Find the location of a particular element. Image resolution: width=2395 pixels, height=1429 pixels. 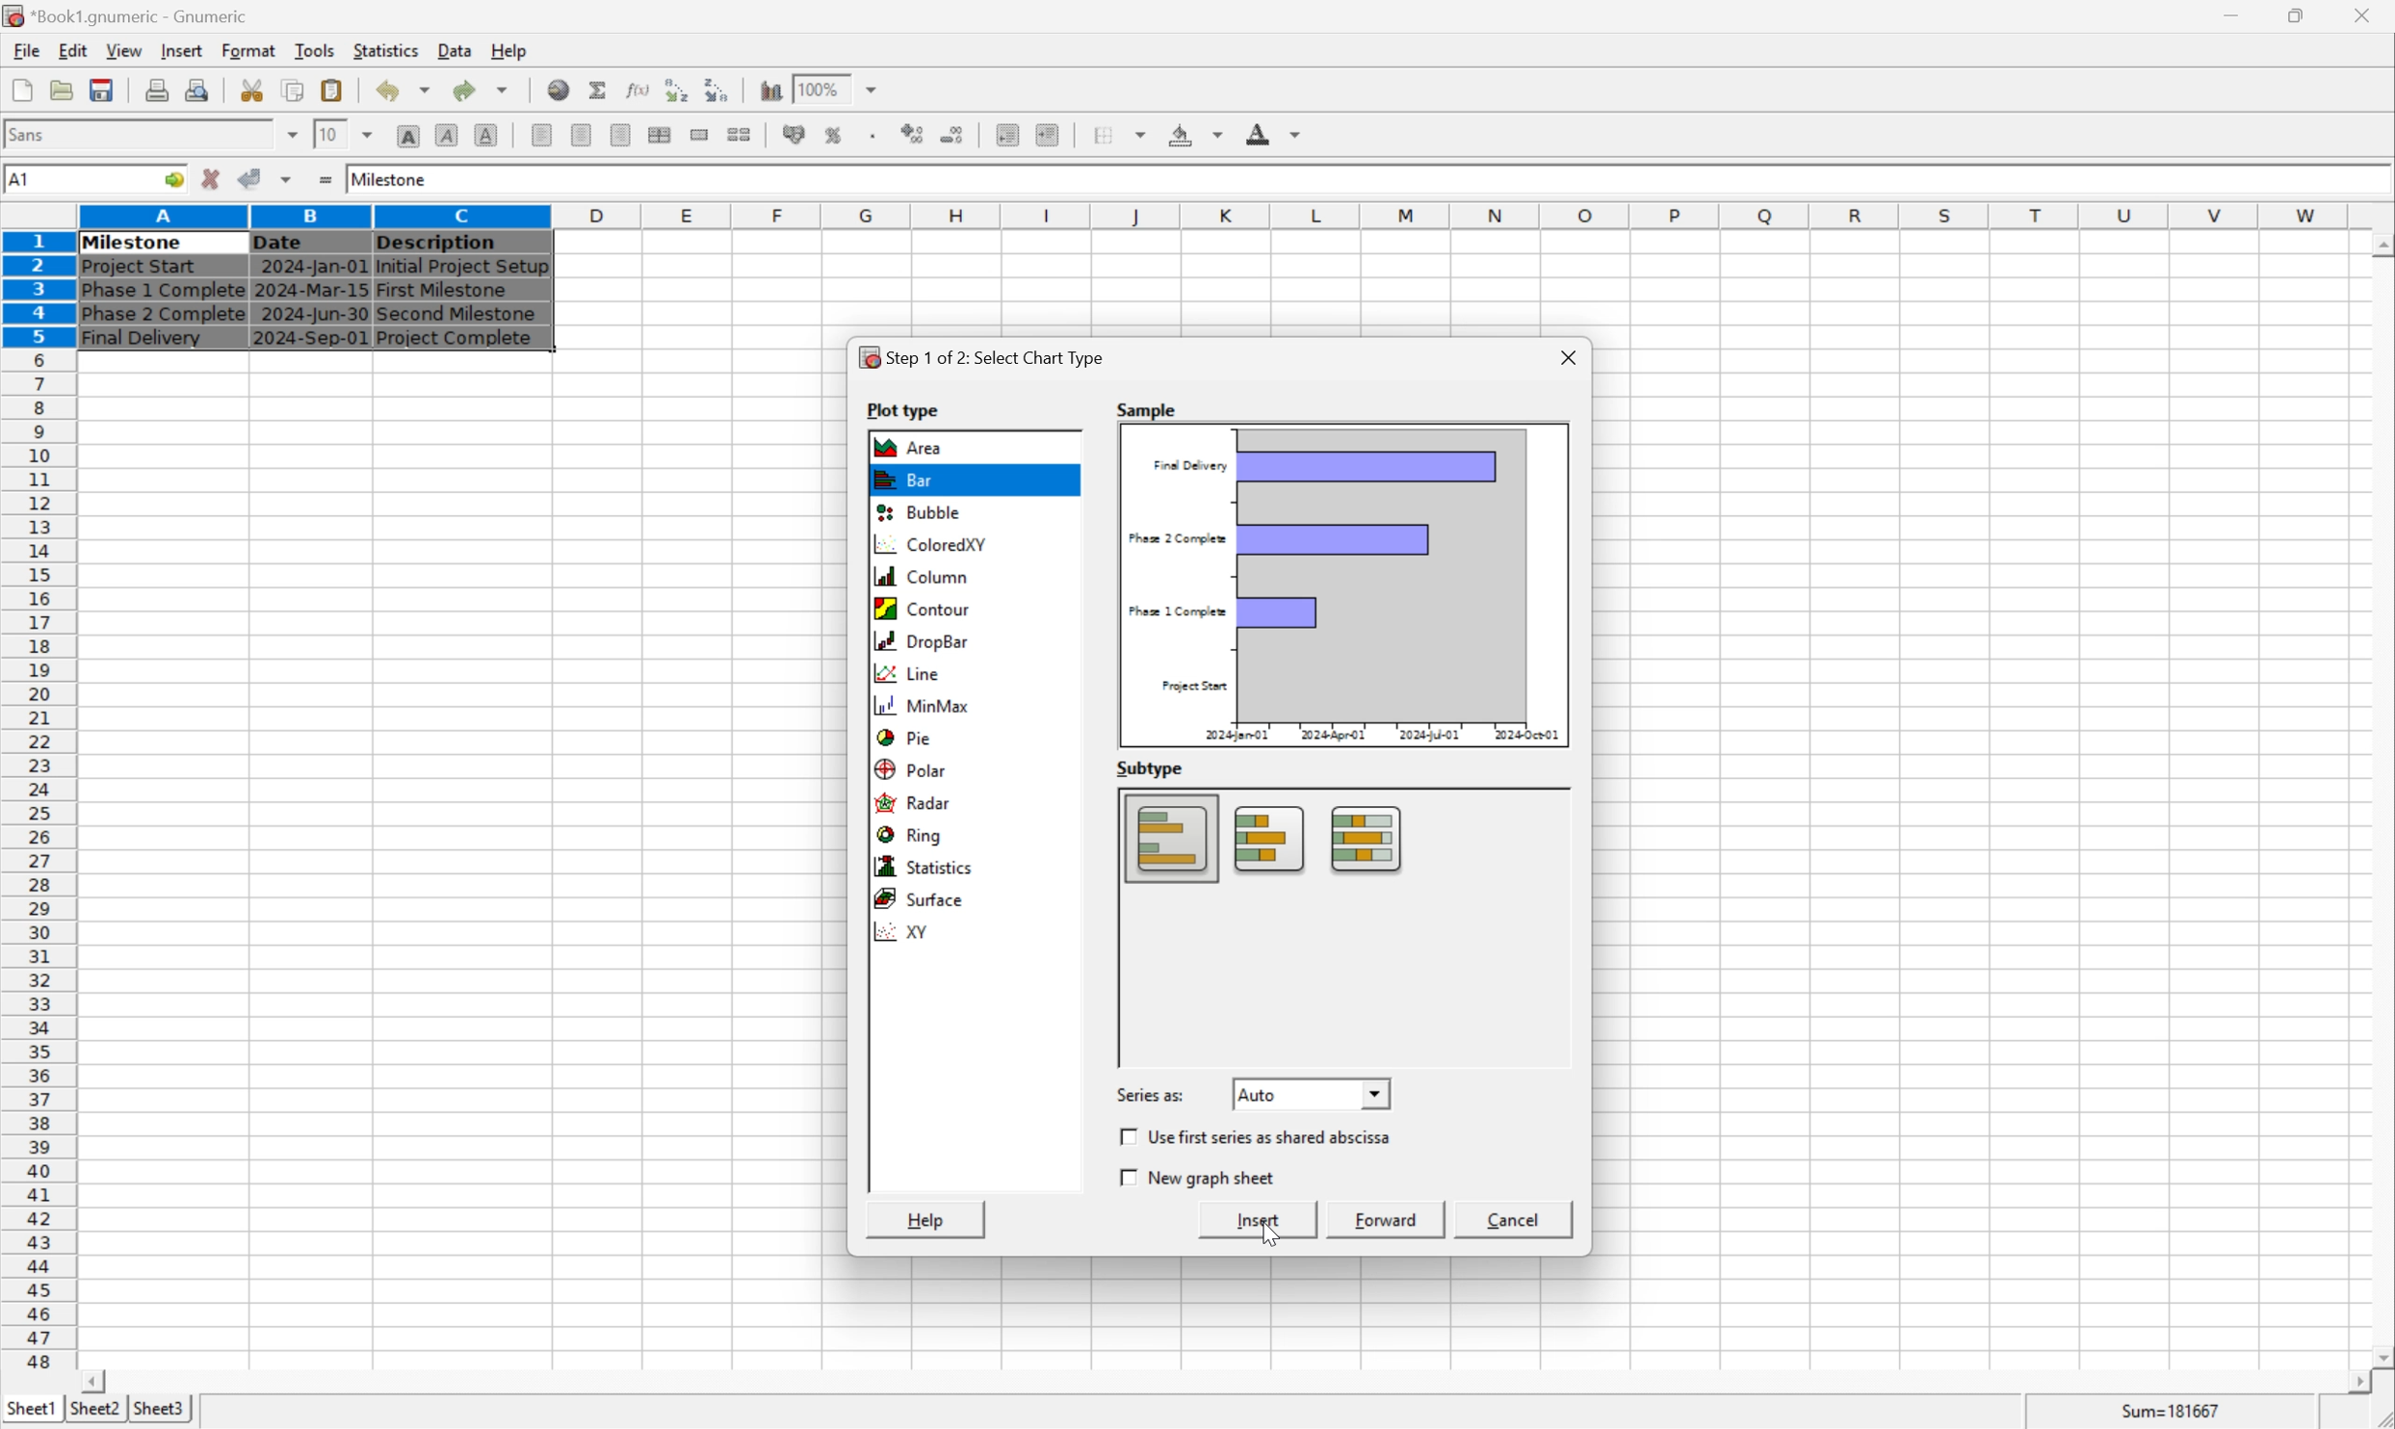

paste is located at coordinates (332, 90).